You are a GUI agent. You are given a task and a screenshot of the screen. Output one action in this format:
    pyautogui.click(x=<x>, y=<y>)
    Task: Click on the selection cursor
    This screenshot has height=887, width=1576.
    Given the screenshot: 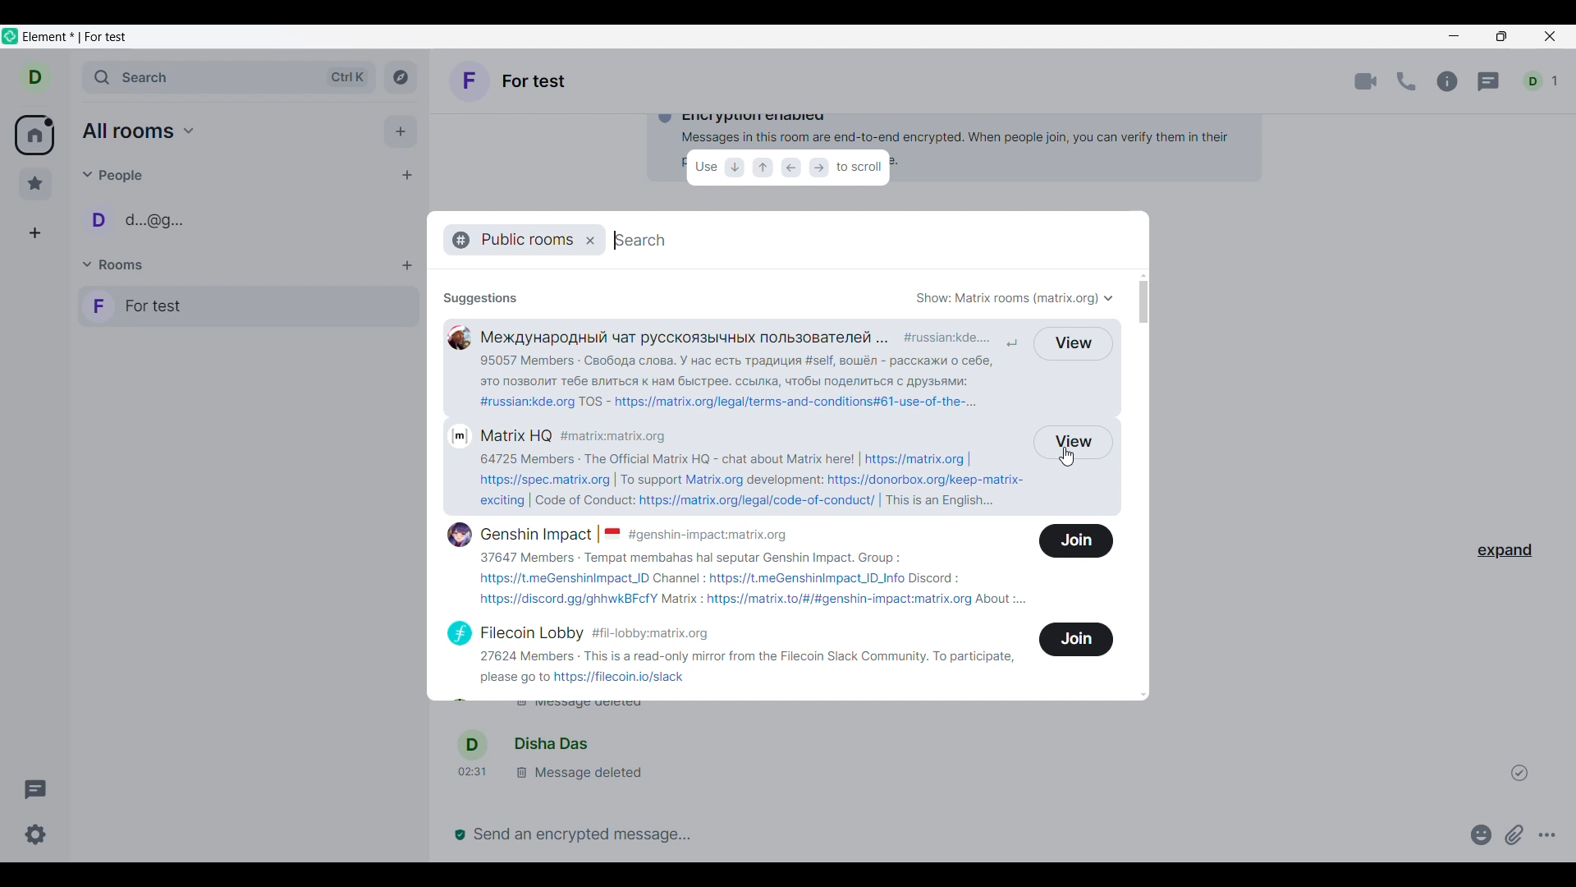 What is the action you would take?
    pyautogui.click(x=1070, y=462)
    